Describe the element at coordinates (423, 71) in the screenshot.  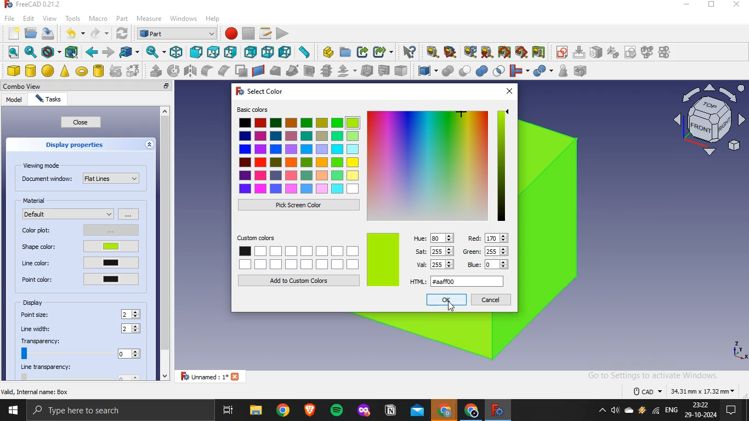
I see `compound tools` at that location.